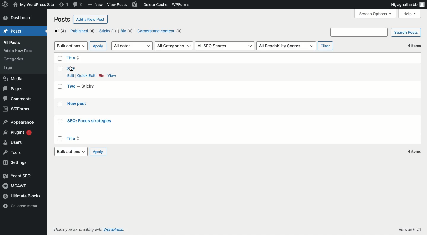  I want to click on Bulk actions, so click(71, 46).